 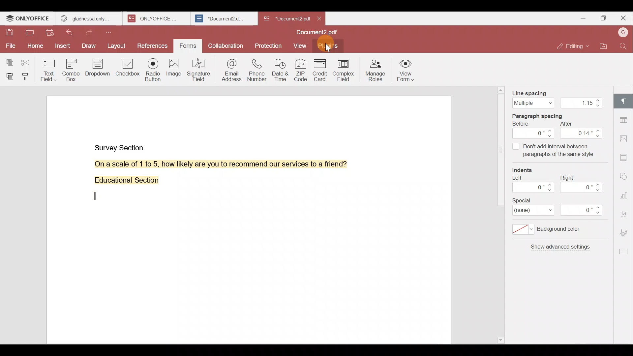 What do you see at coordinates (300, 46) in the screenshot?
I see `View` at bounding box center [300, 46].